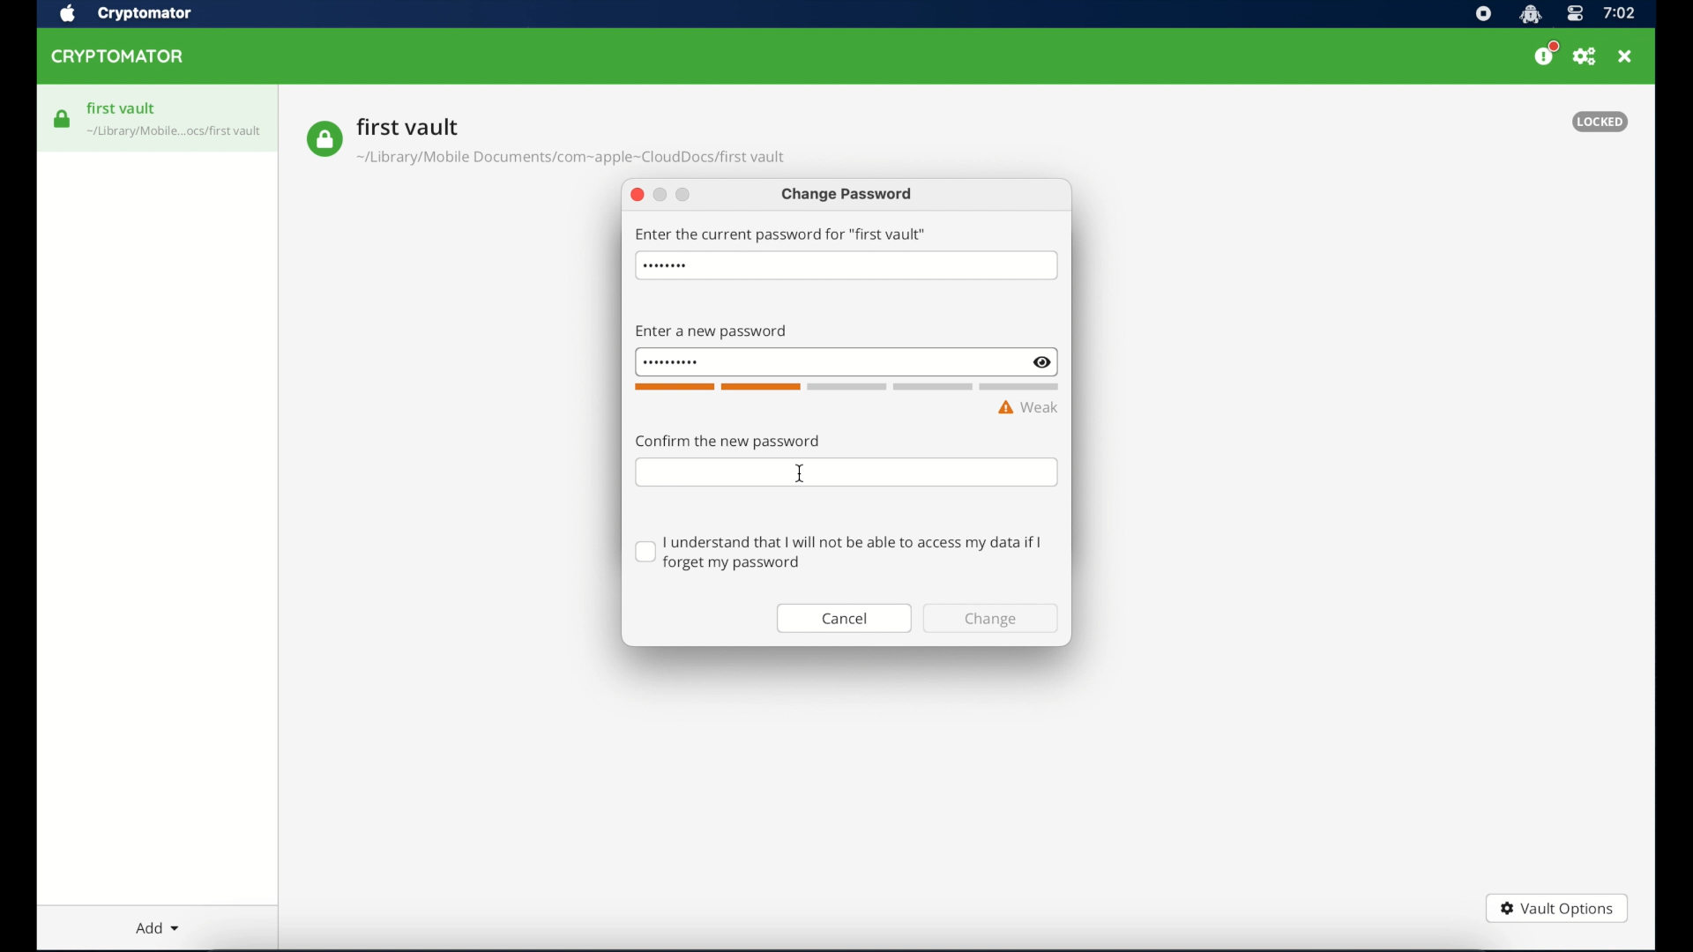  I want to click on checkbox, so click(840, 553).